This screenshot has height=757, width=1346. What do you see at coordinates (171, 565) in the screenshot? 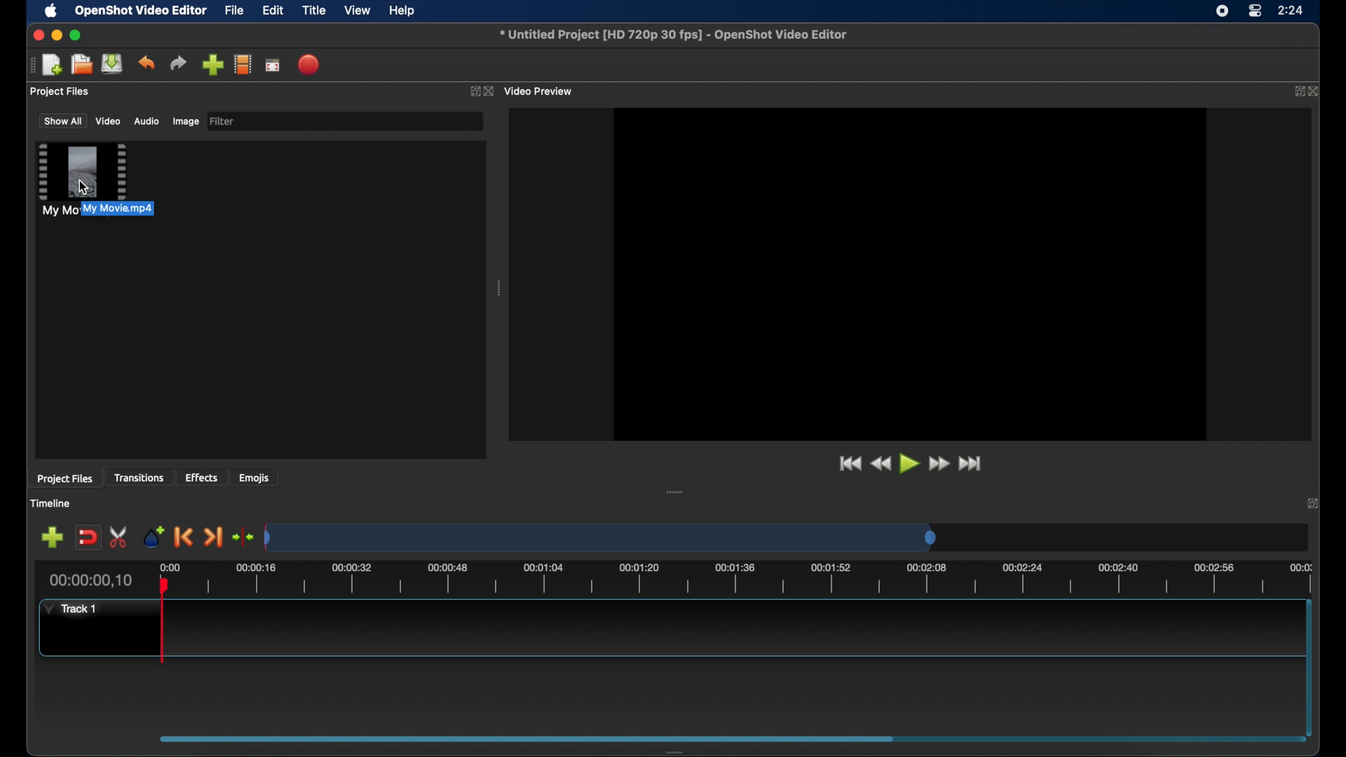
I see `0.00` at bounding box center [171, 565].